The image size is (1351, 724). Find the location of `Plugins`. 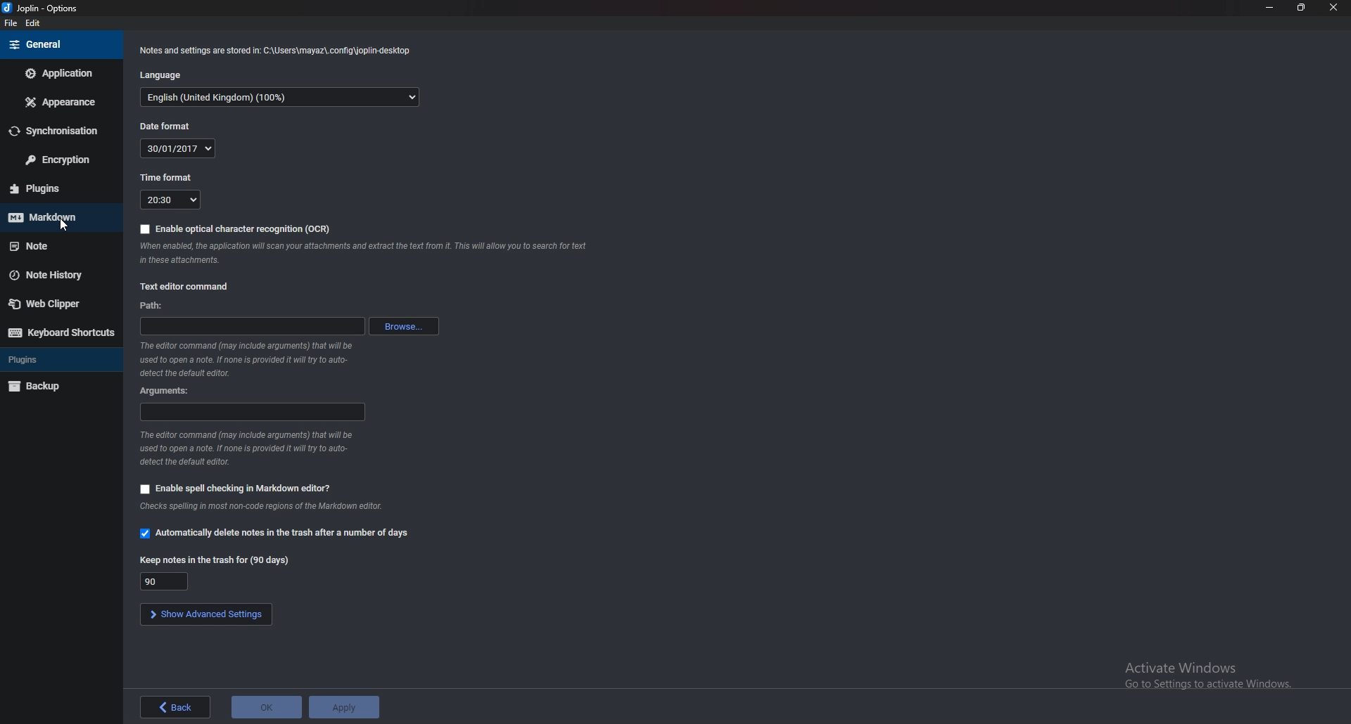

Plugins is located at coordinates (53, 360).